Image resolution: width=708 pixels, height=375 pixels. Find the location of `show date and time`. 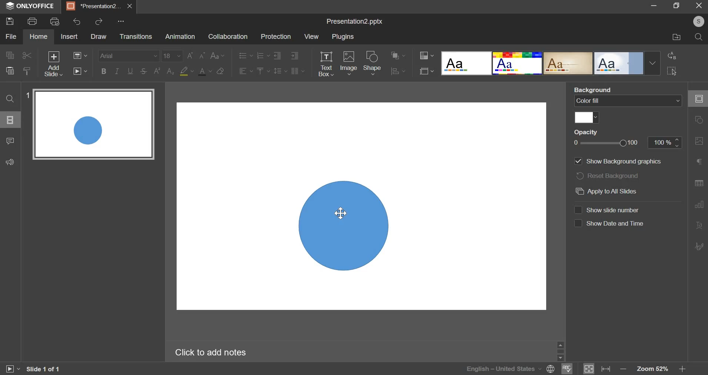

show date and time is located at coordinates (609, 223).